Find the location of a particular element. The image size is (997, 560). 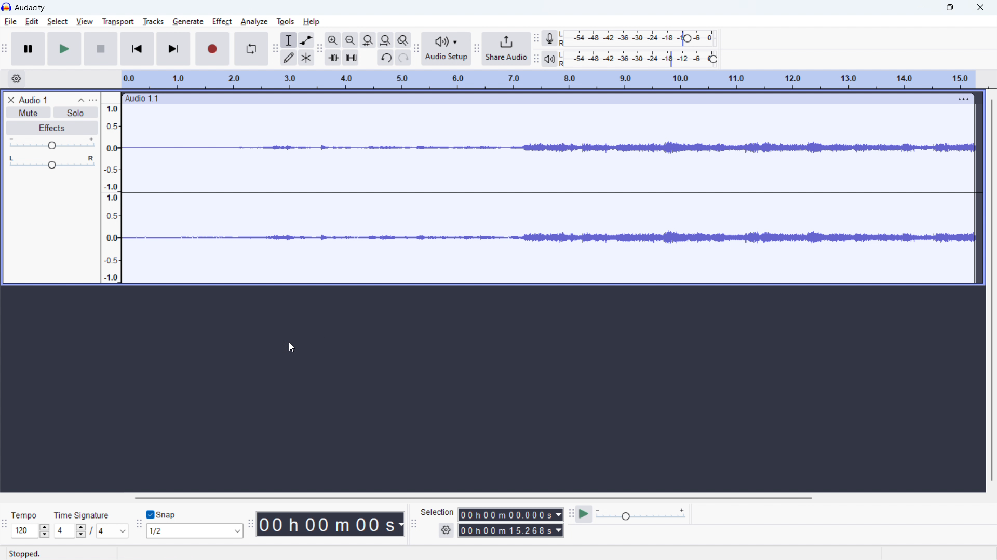

stop is located at coordinates (101, 48).